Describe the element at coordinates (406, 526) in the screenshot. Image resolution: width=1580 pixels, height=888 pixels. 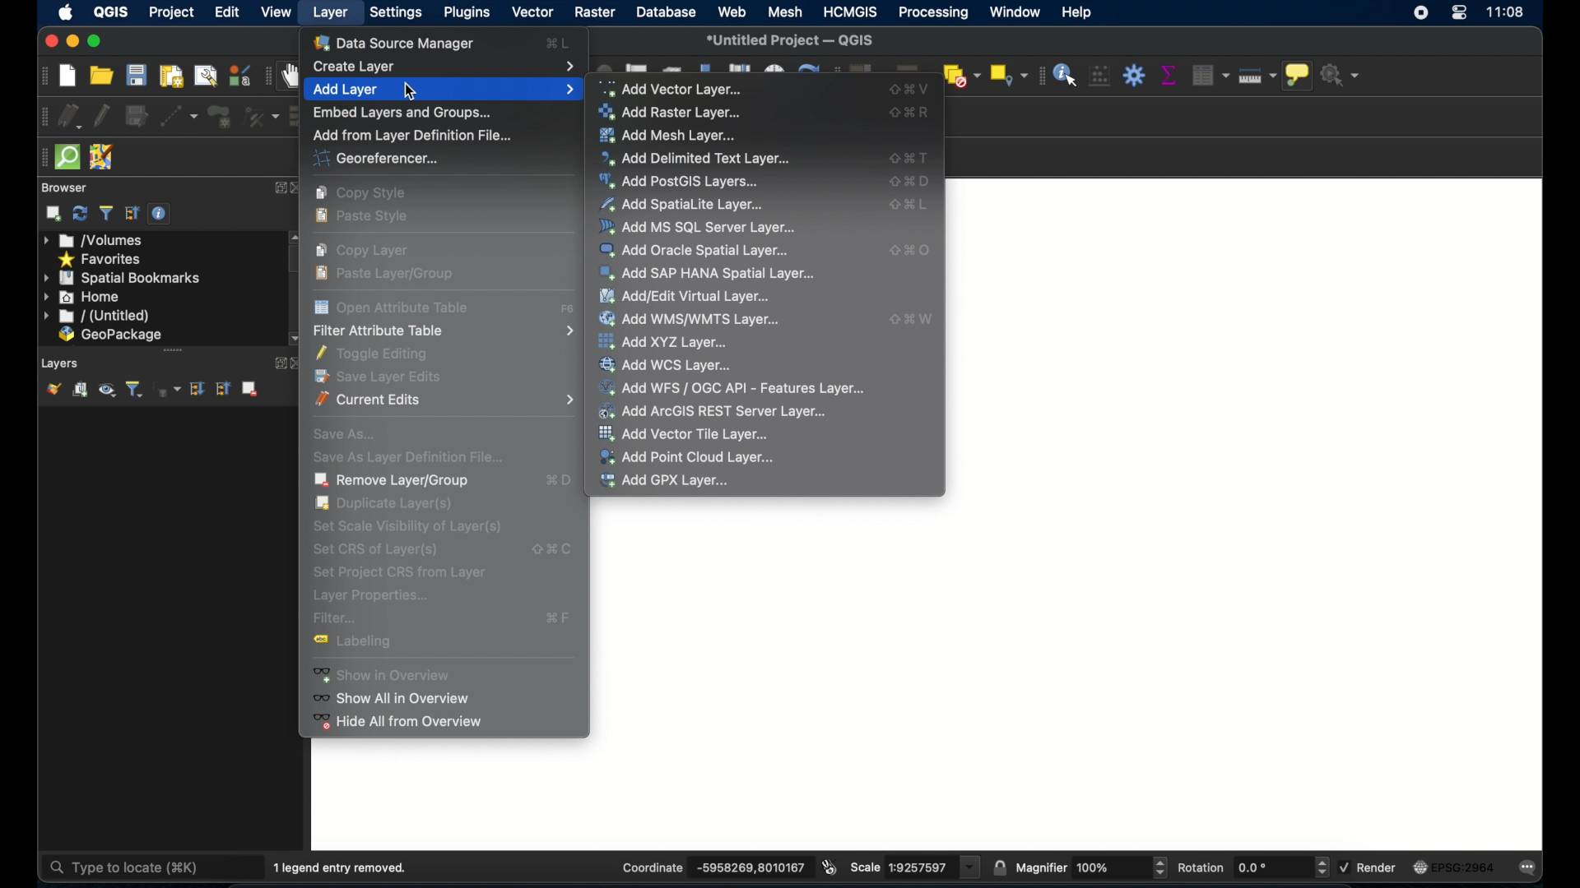
I see `set scale visibility of layer(s)` at that location.